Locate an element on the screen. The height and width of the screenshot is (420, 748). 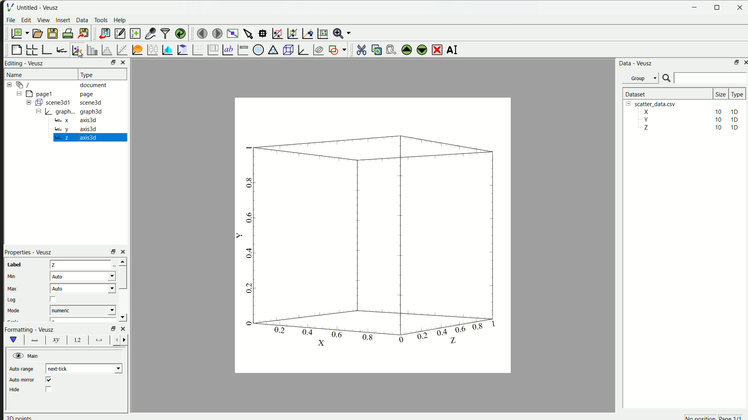
close is located at coordinates (124, 252).